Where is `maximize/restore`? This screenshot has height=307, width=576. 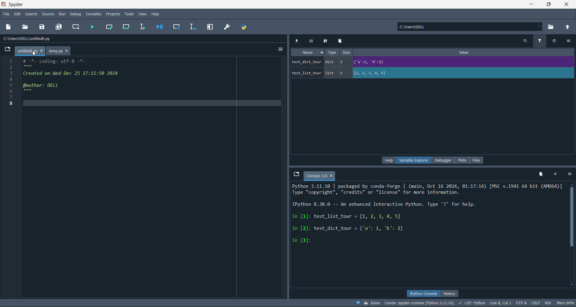
maximize/restore is located at coordinates (550, 5).